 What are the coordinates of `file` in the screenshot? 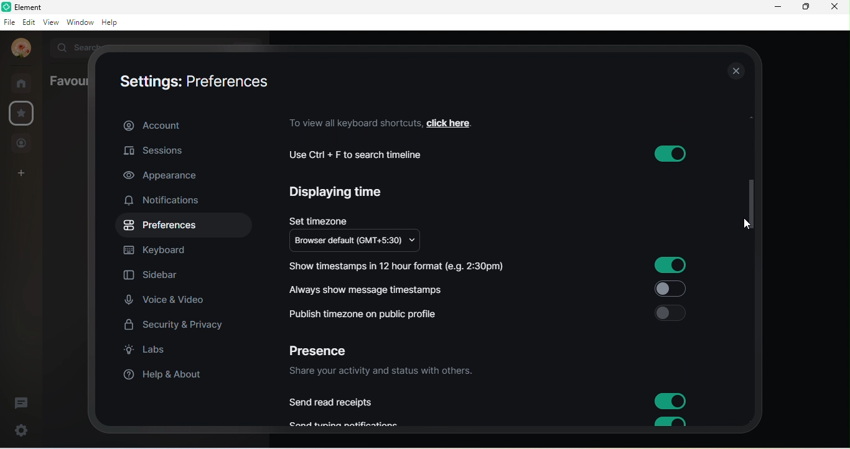 It's located at (9, 22).